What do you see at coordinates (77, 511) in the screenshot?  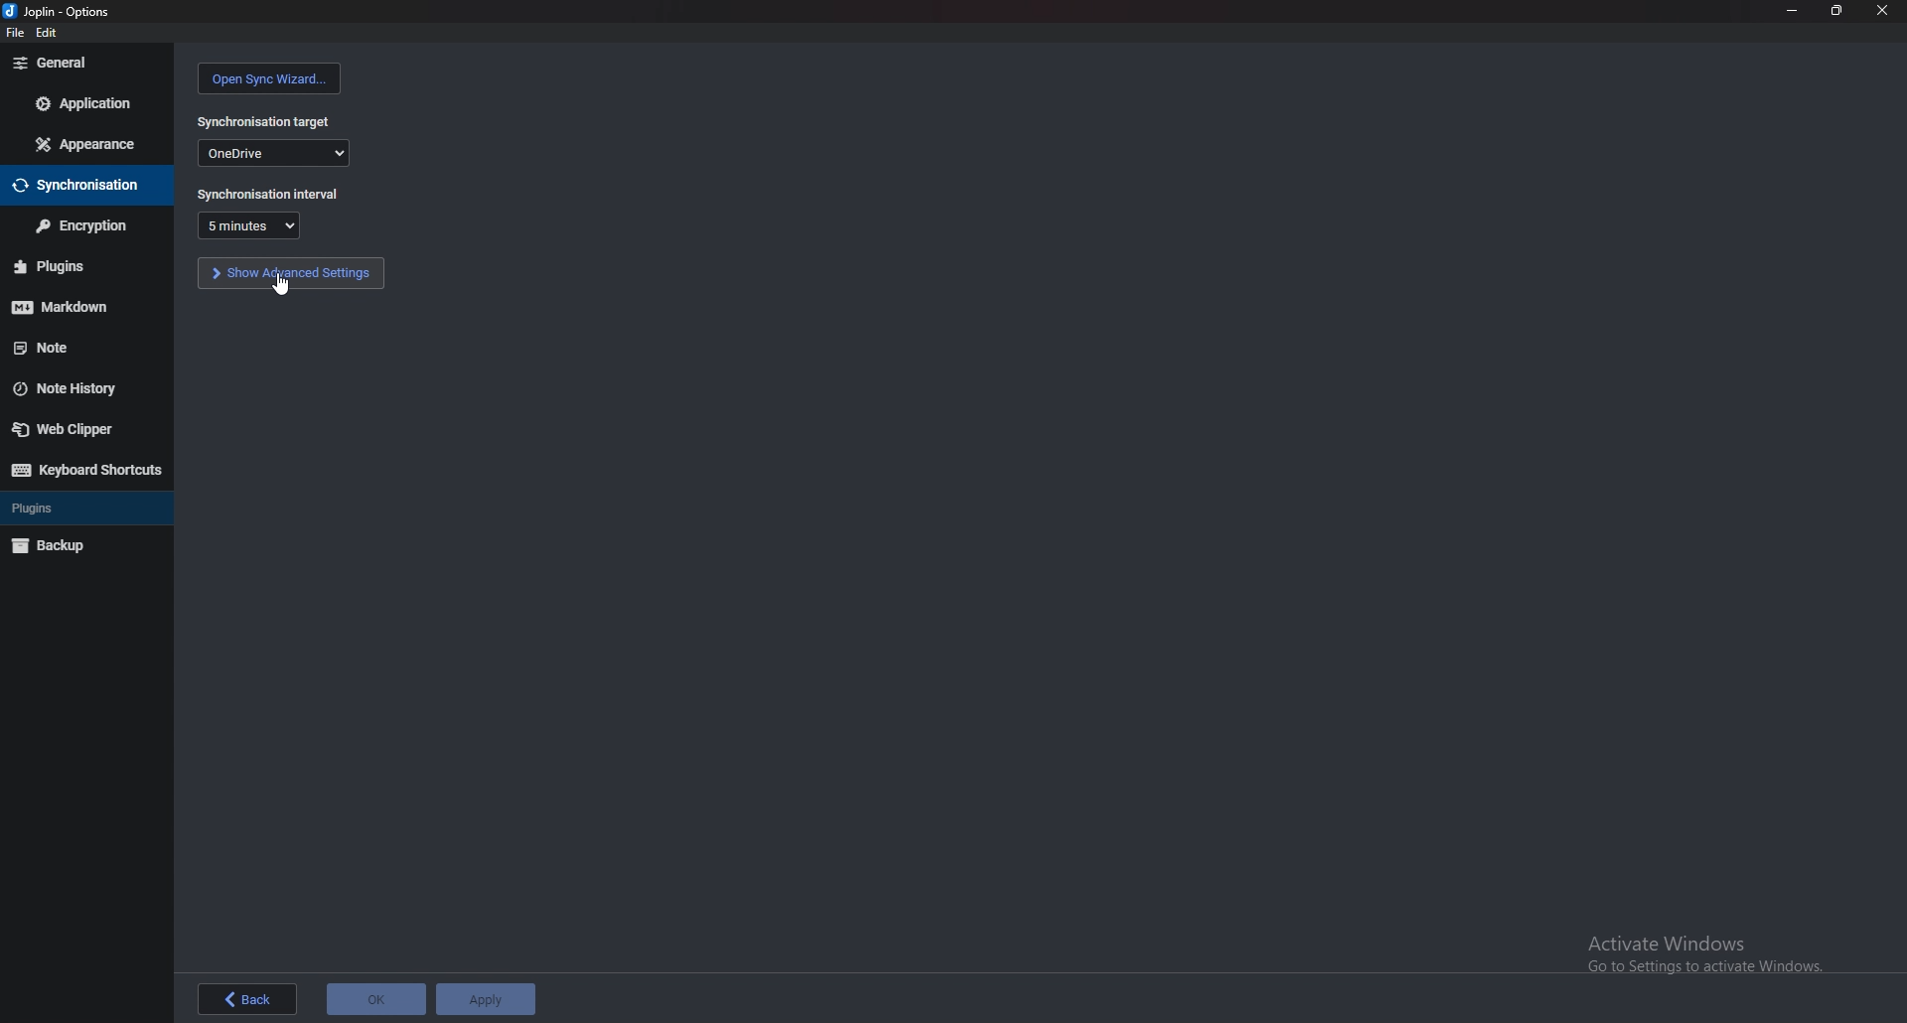 I see `plugins` at bounding box center [77, 511].